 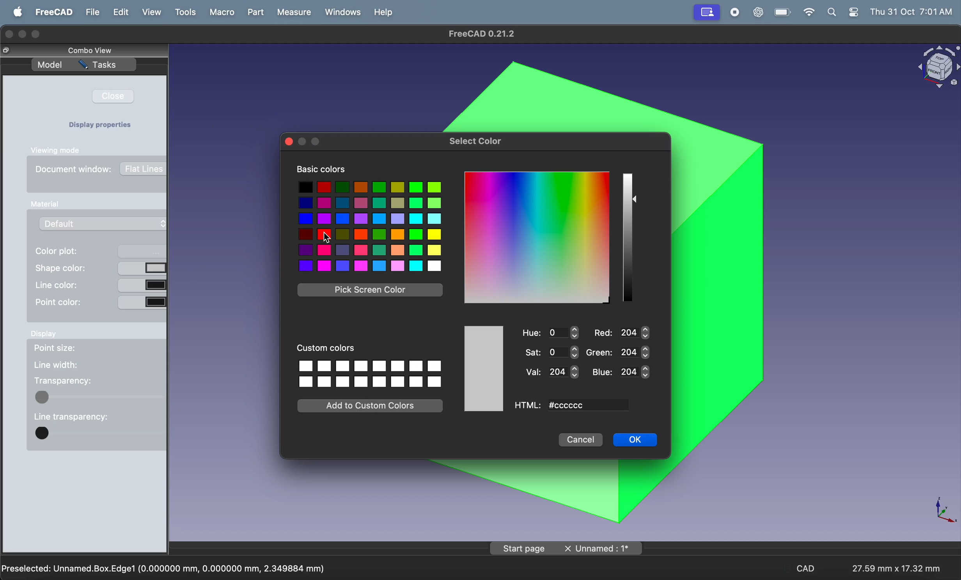 What do you see at coordinates (370, 406) in the screenshot?
I see `add custom colors` at bounding box center [370, 406].